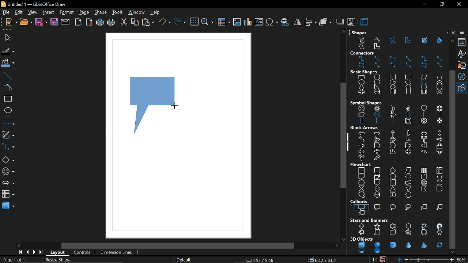 The width and height of the screenshot is (468, 263). Describe the element at coordinates (424, 145) in the screenshot. I see `left arrow callout` at that location.